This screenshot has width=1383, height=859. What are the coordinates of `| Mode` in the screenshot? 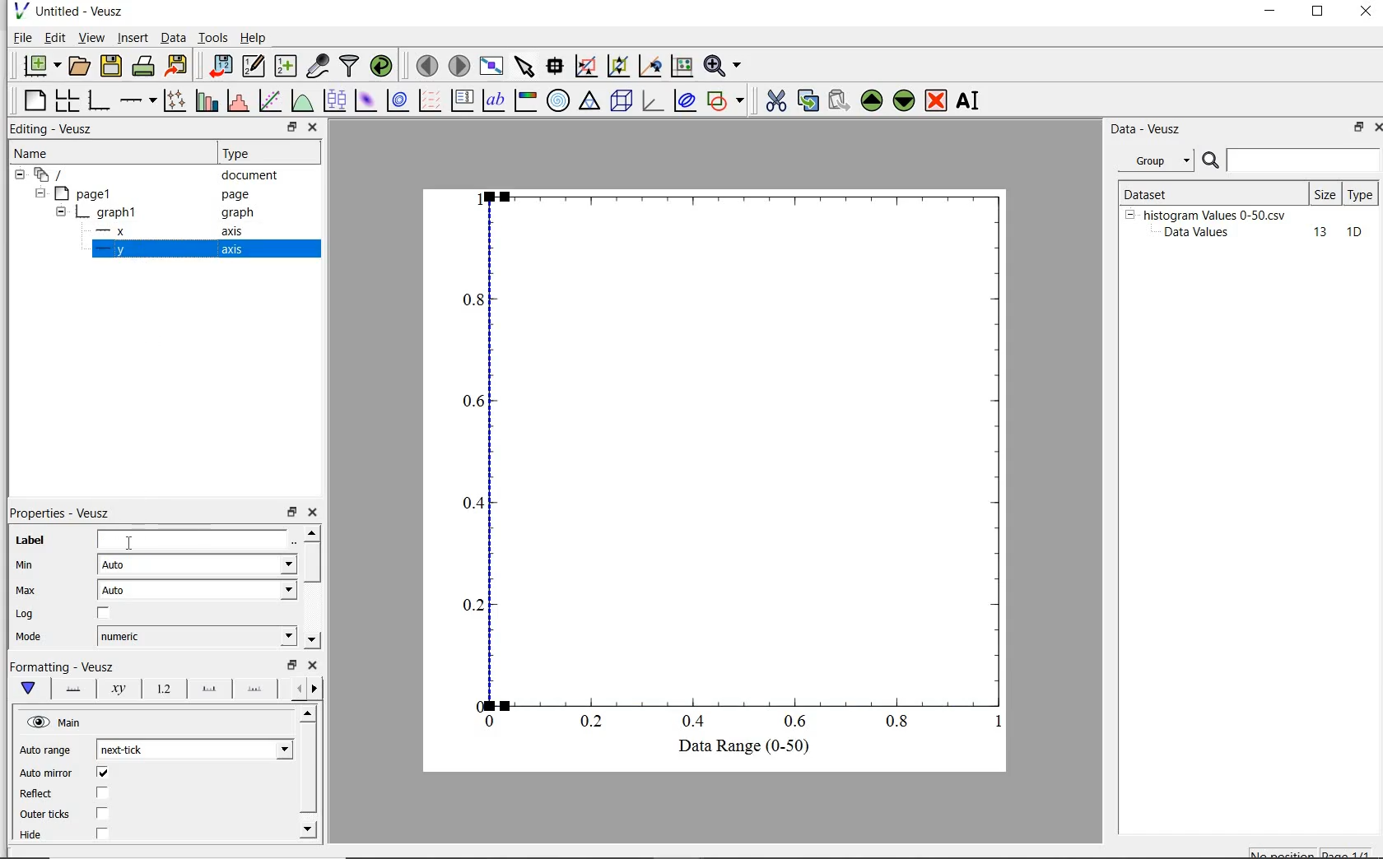 It's located at (29, 638).